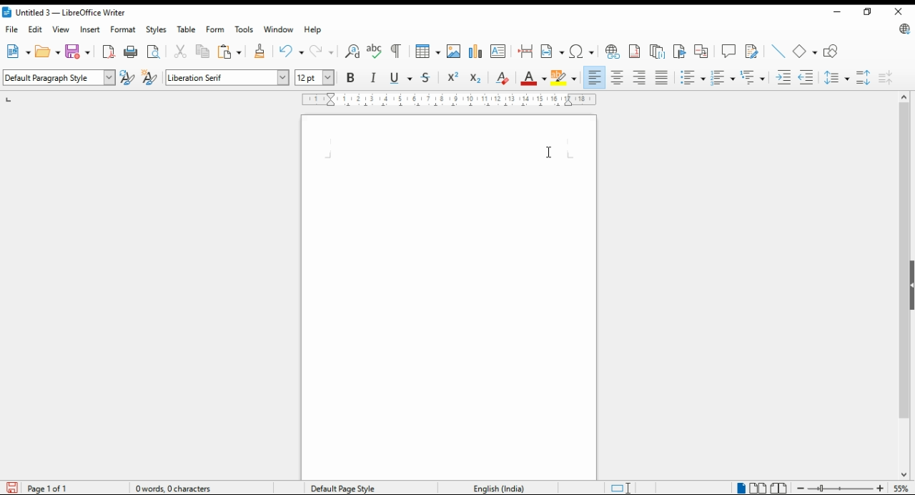  I want to click on insert textbox, so click(498, 51).